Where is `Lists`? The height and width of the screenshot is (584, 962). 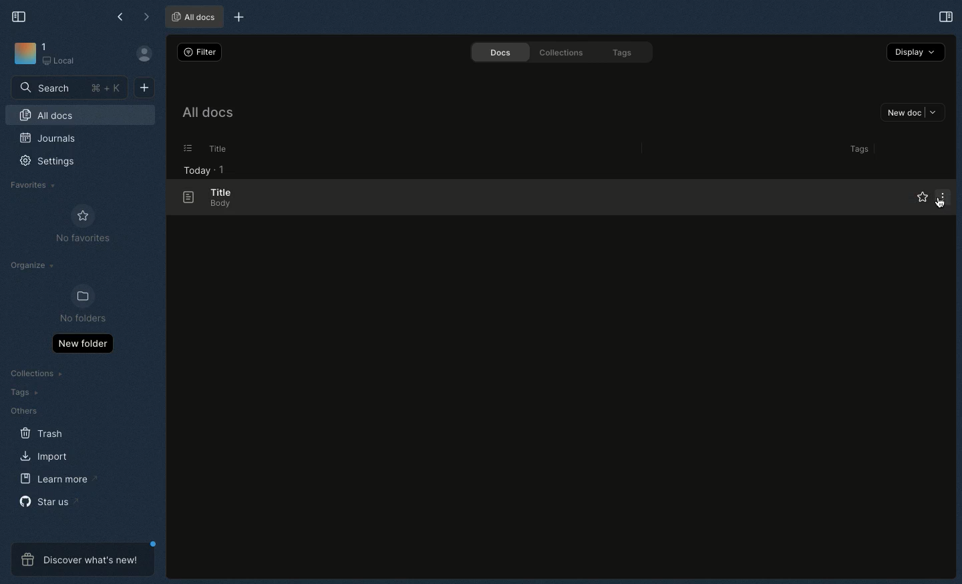 Lists is located at coordinates (184, 148).